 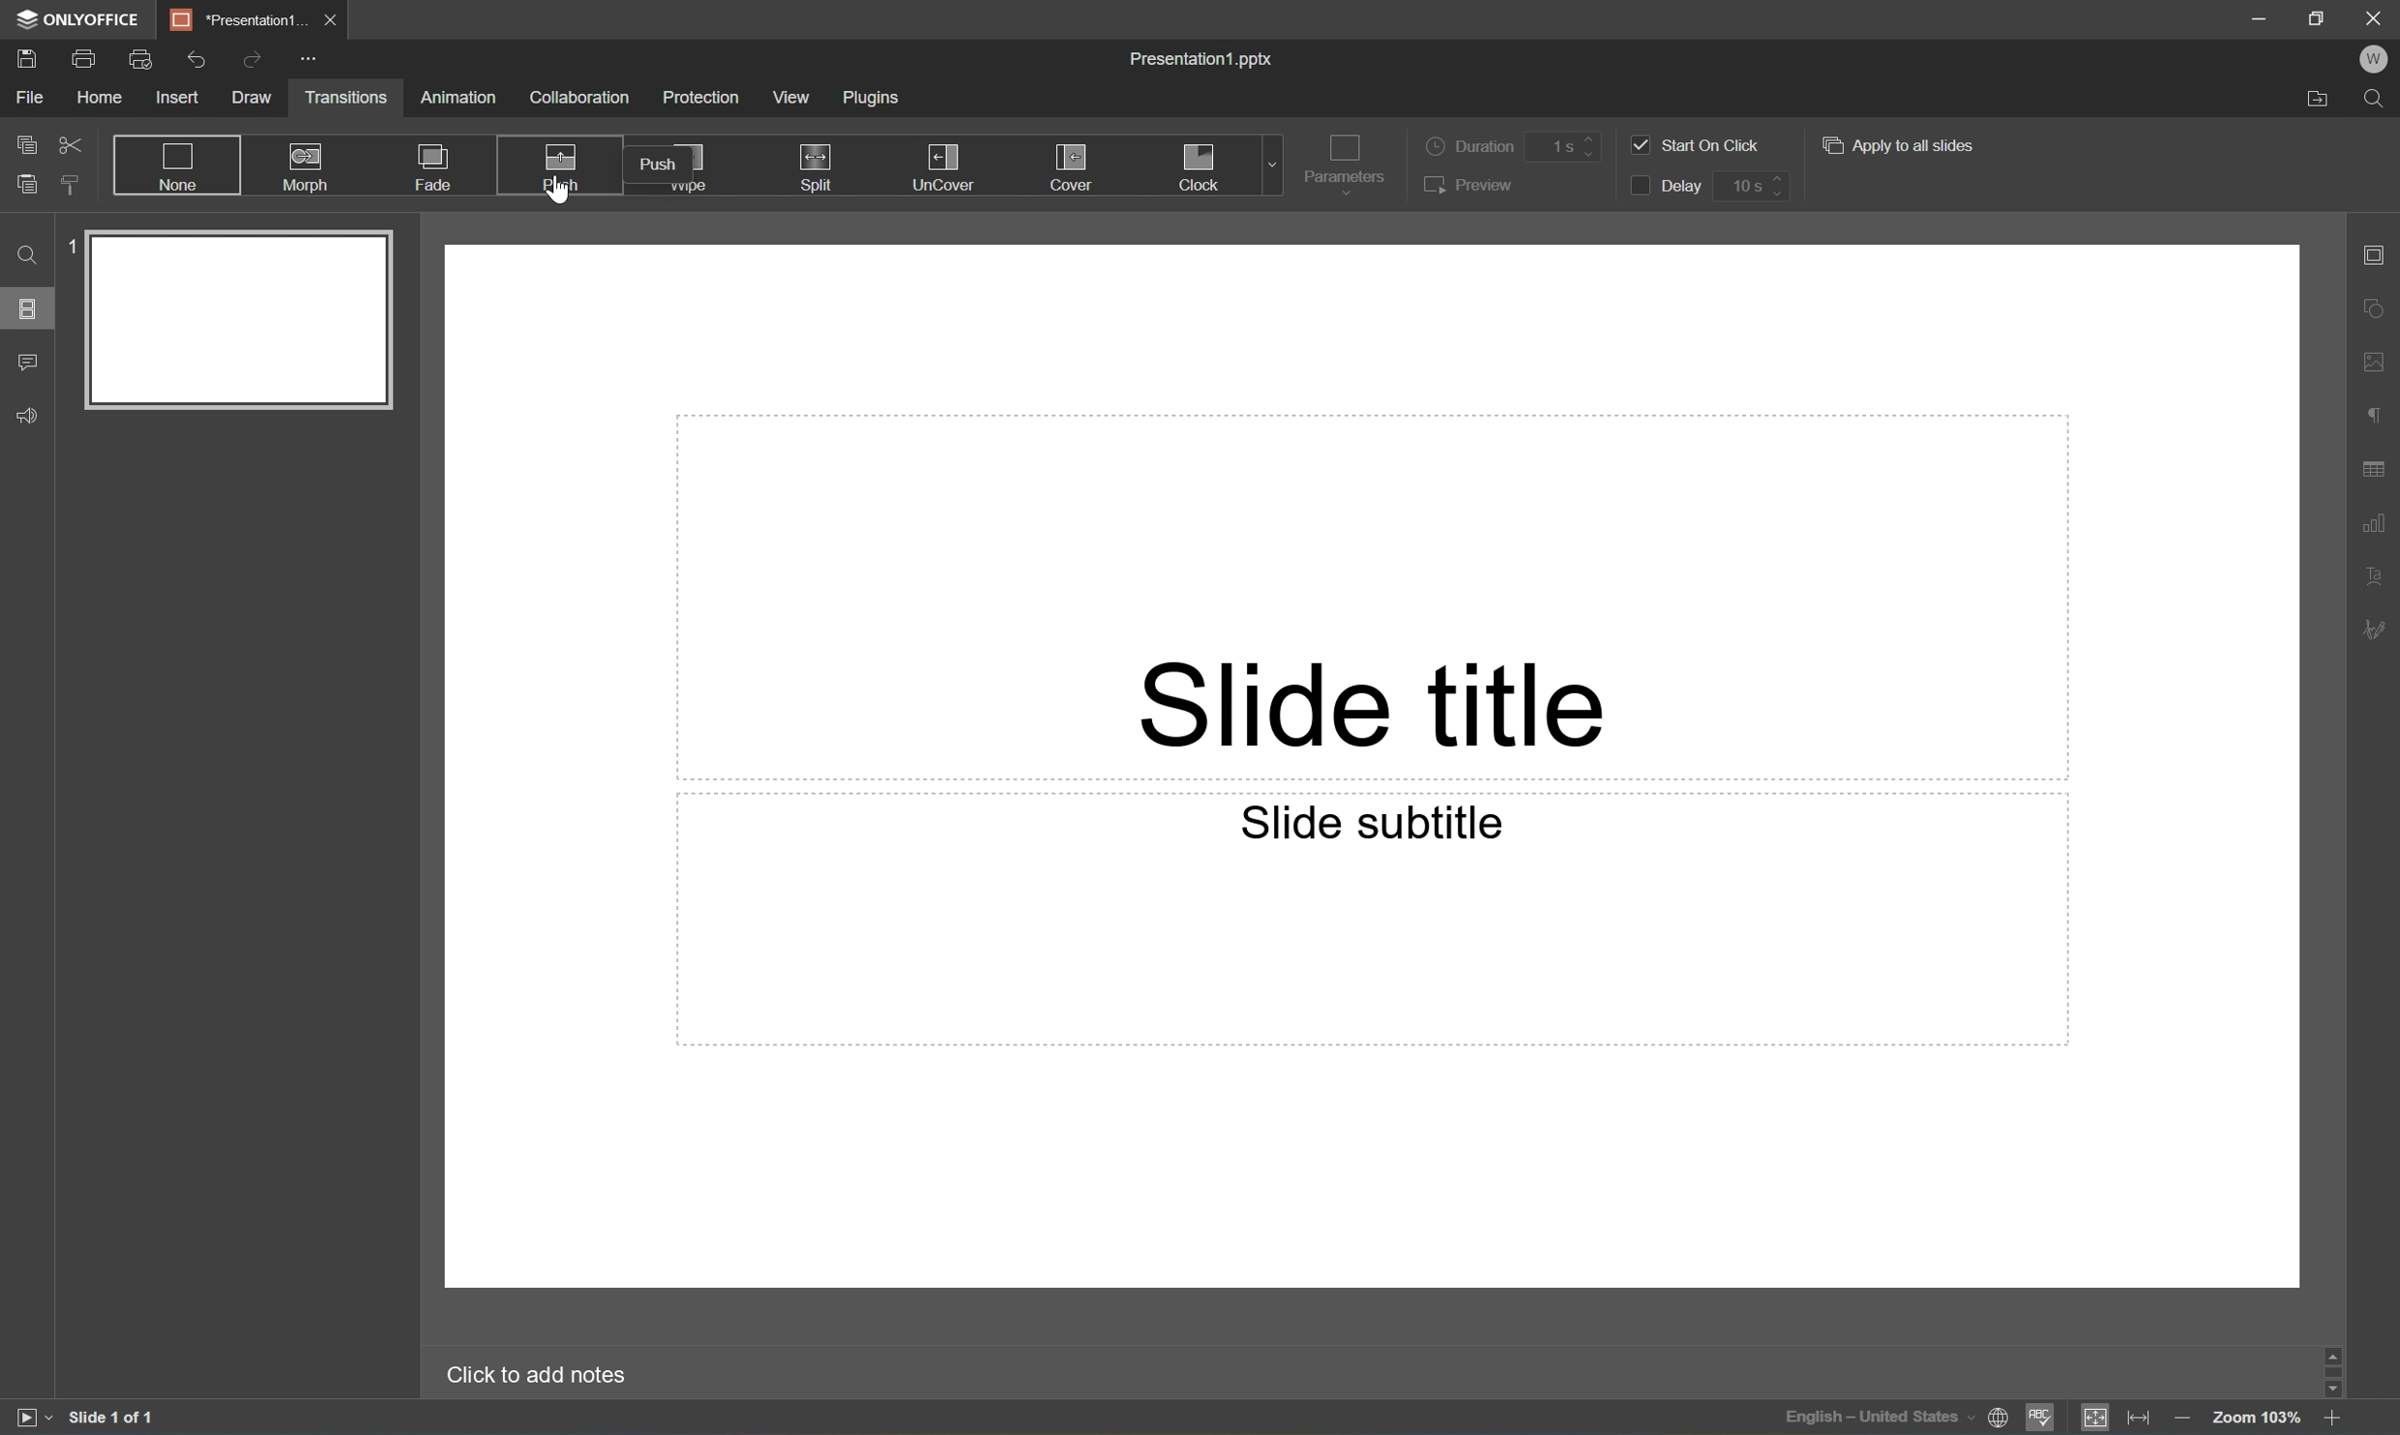 What do you see at coordinates (686, 192) in the screenshot?
I see `Wipe` at bounding box center [686, 192].